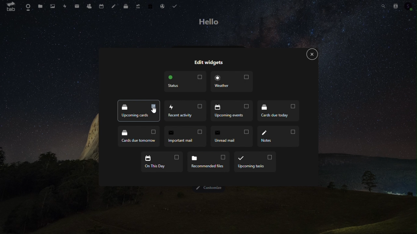 The height and width of the screenshot is (234, 417). What do you see at coordinates (255, 162) in the screenshot?
I see `upcoming task` at bounding box center [255, 162].